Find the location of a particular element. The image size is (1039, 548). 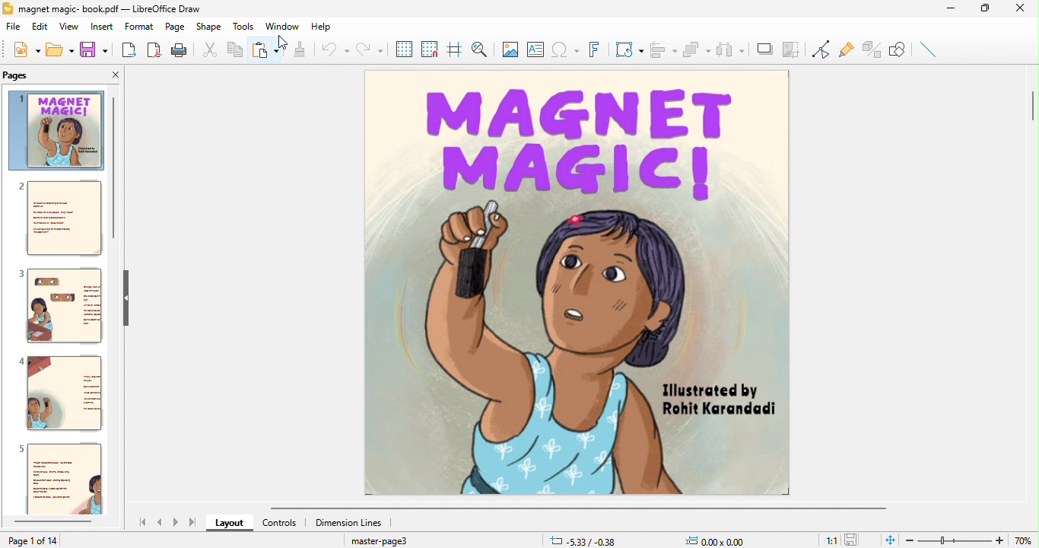

cursor movement is located at coordinates (278, 41).